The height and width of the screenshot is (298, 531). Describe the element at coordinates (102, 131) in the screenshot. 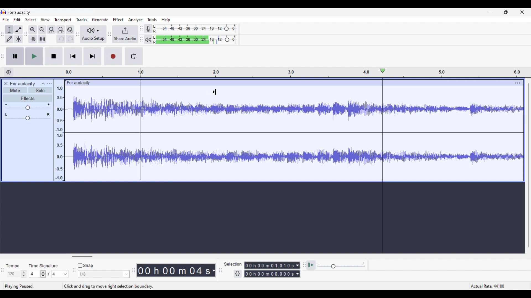

I see `Current track` at that location.